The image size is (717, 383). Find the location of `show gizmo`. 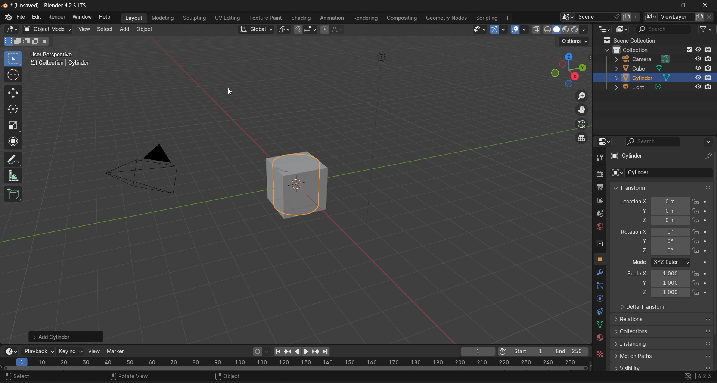

show gizmo is located at coordinates (494, 29).